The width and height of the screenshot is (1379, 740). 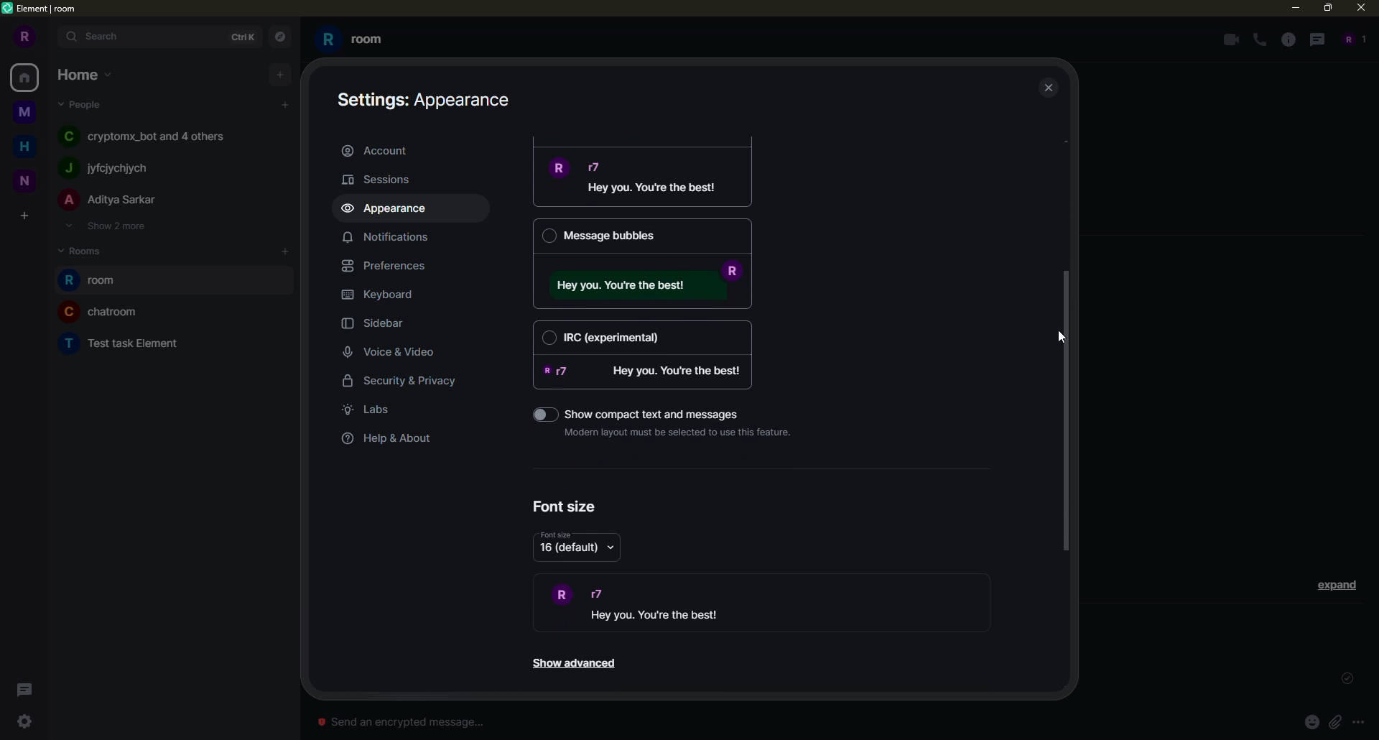 What do you see at coordinates (22, 37) in the screenshot?
I see `profile` at bounding box center [22, 37].